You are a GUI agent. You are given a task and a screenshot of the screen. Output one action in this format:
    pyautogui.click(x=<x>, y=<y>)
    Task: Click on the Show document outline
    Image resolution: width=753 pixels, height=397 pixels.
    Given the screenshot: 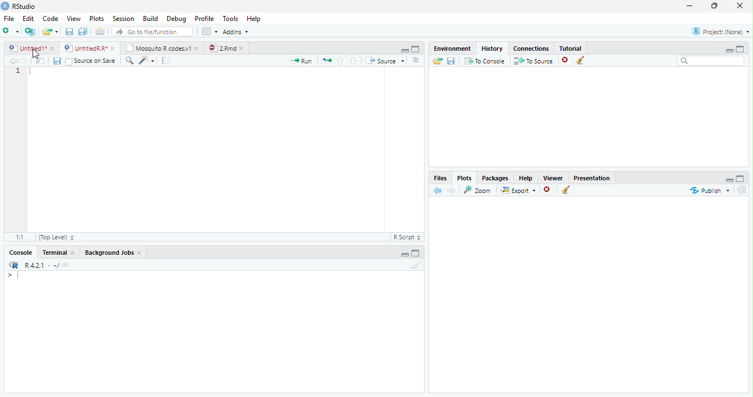 What is the action you would take?
    pyautogui.click(x=416, y=61)
    